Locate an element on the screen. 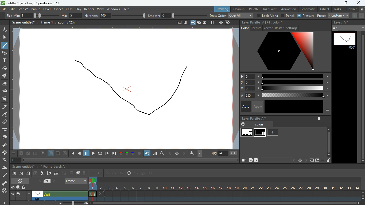 The height and width of the screenshot is (205, 365). save is located at coordinates (257, 160).